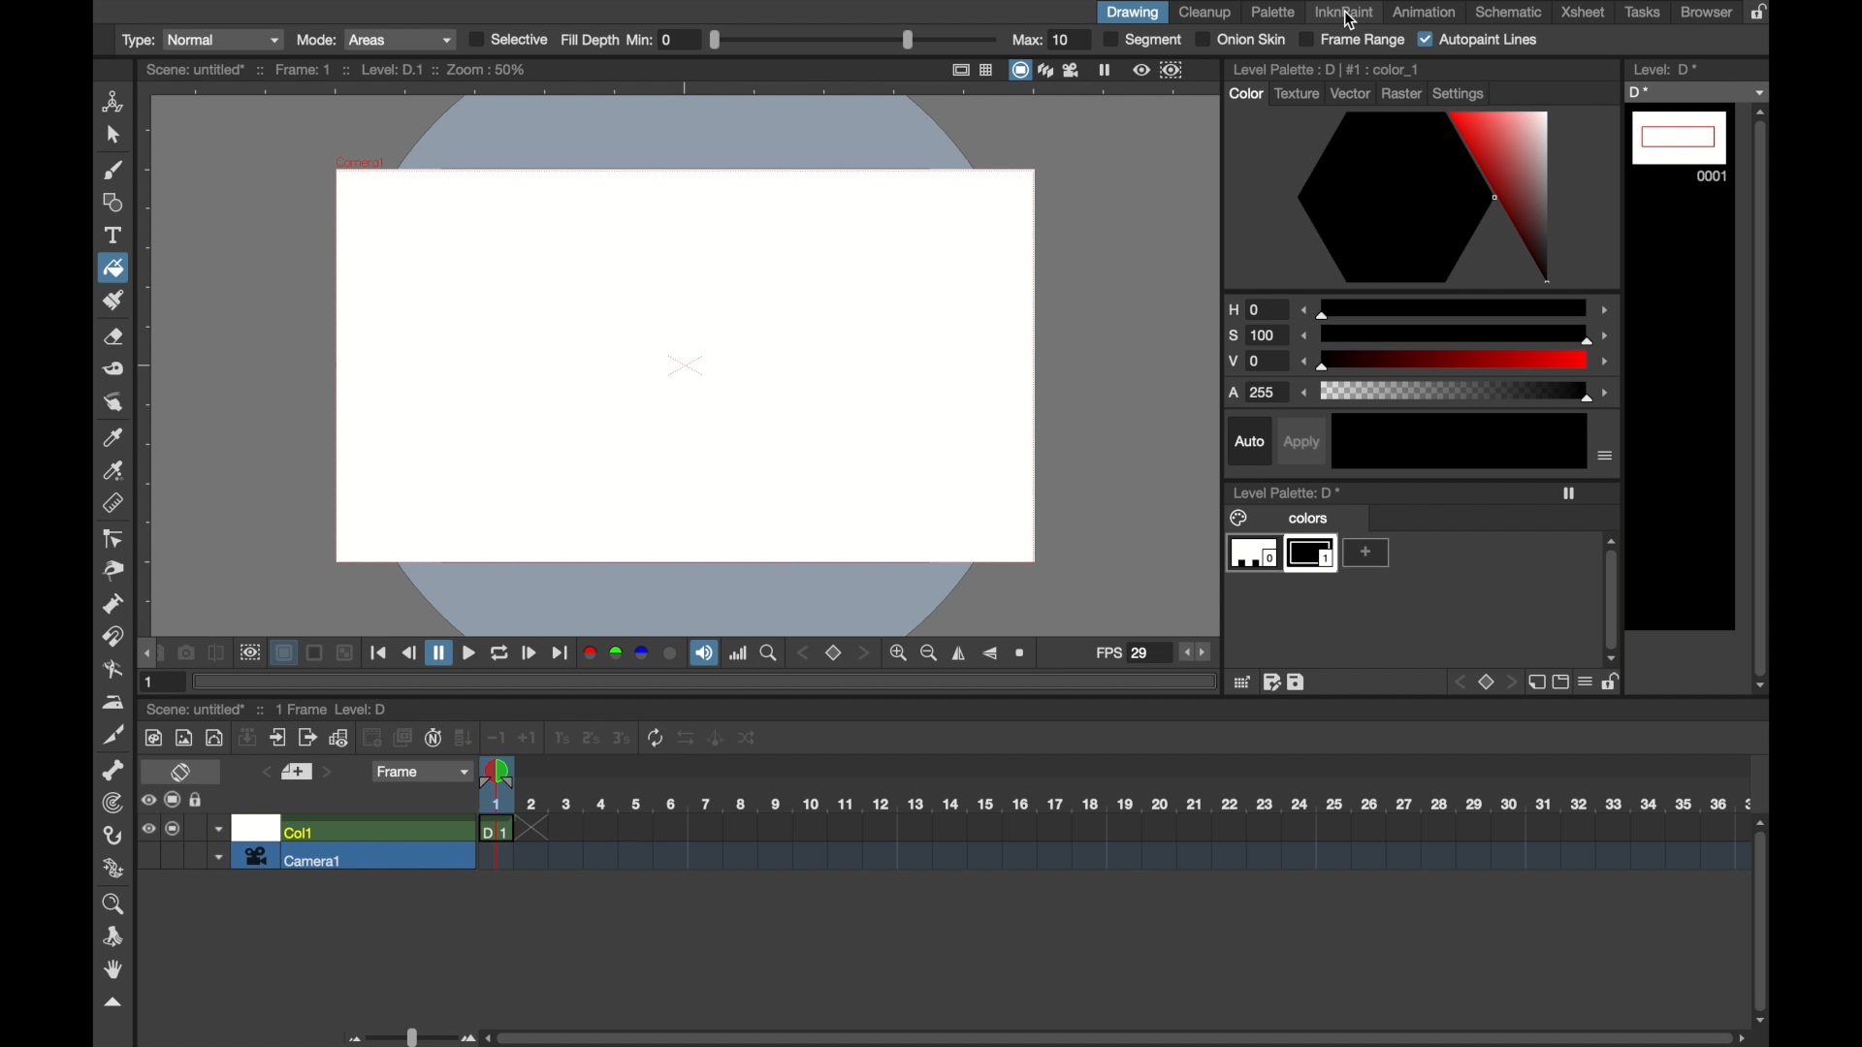  I want to click on refresh, so click(656, 738).